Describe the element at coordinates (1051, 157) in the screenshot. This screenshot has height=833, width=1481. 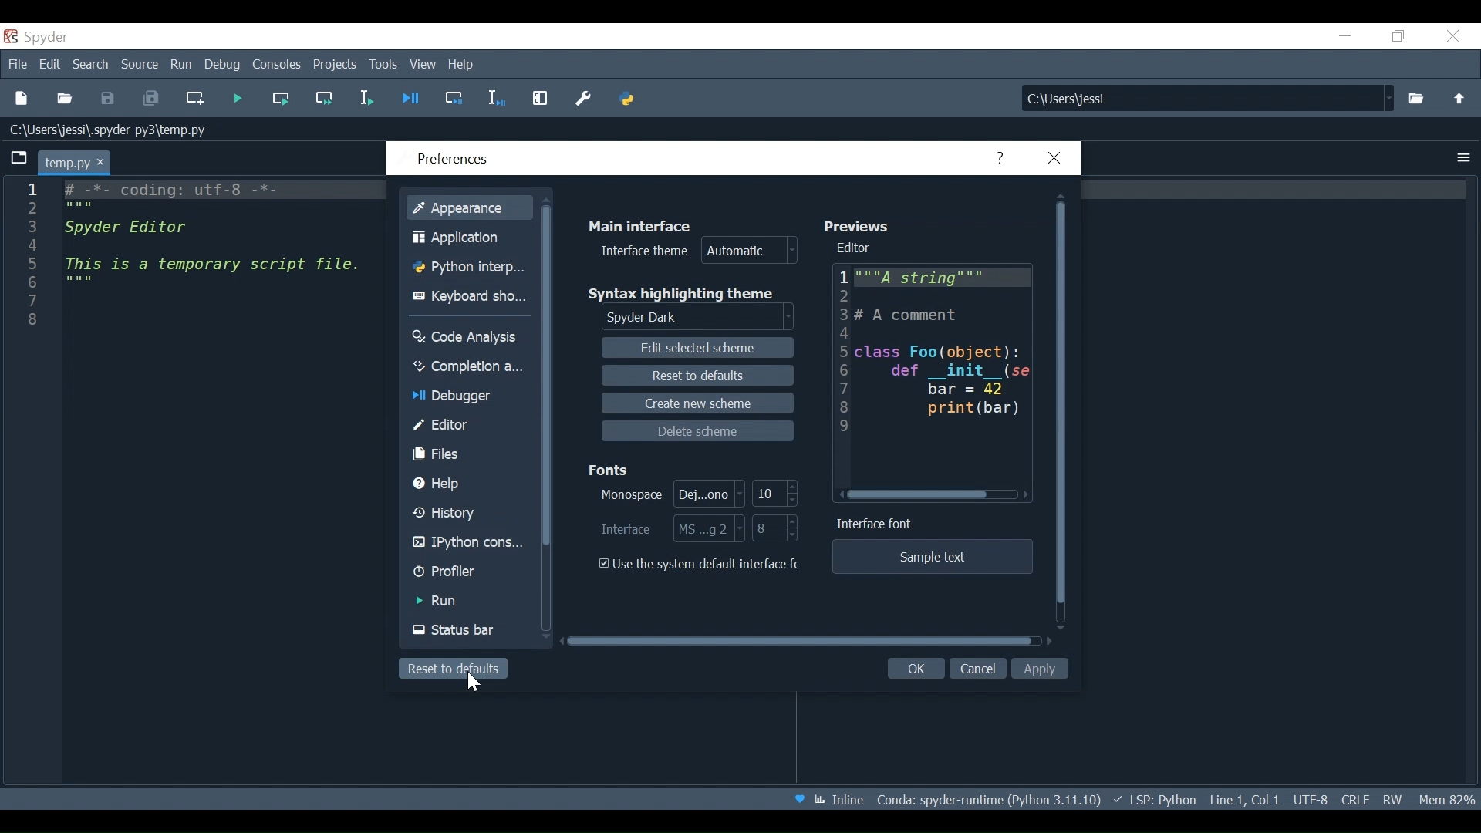
I see `Close` at that location.